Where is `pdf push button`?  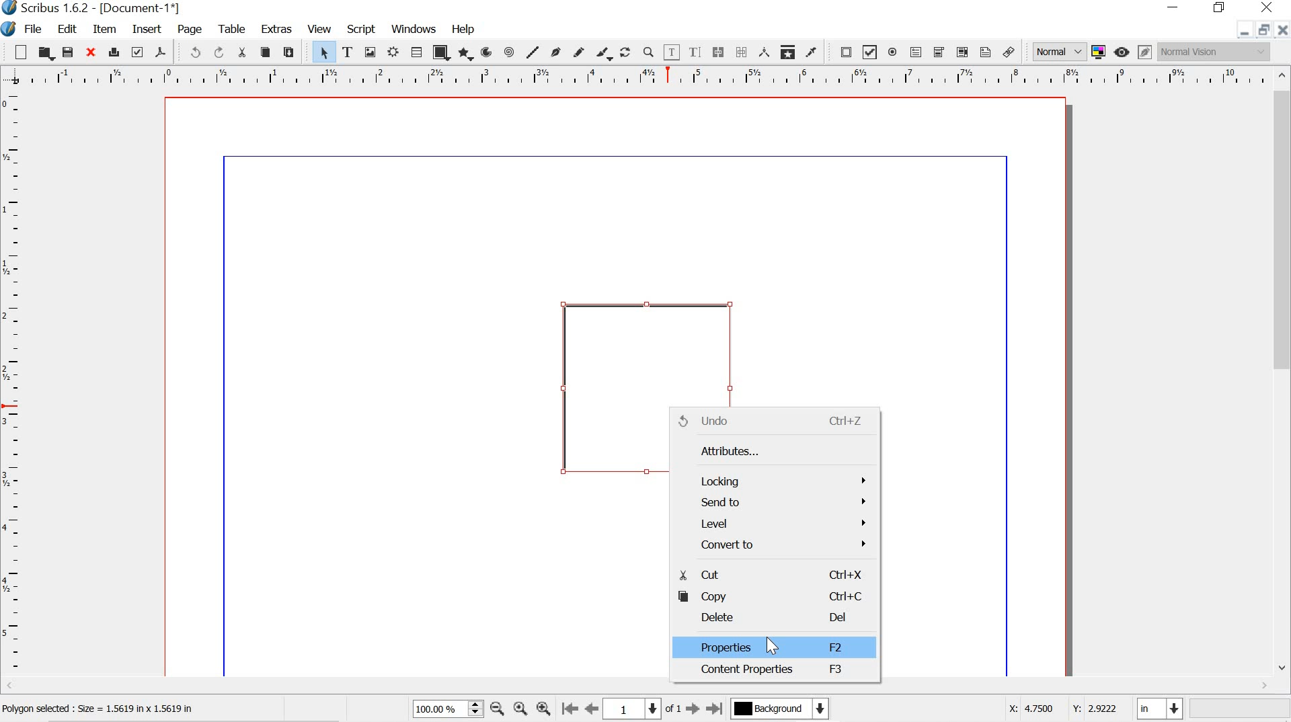 pdf push button is located at coordinates (845, 51).